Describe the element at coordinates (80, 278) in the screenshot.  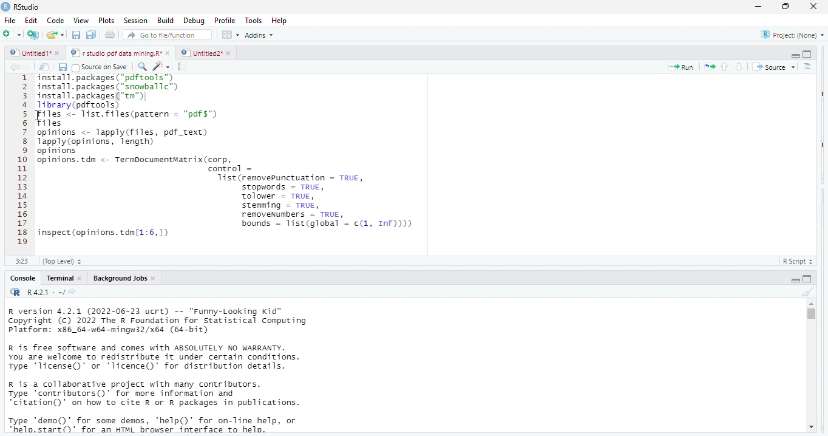
I see `close` at that location.